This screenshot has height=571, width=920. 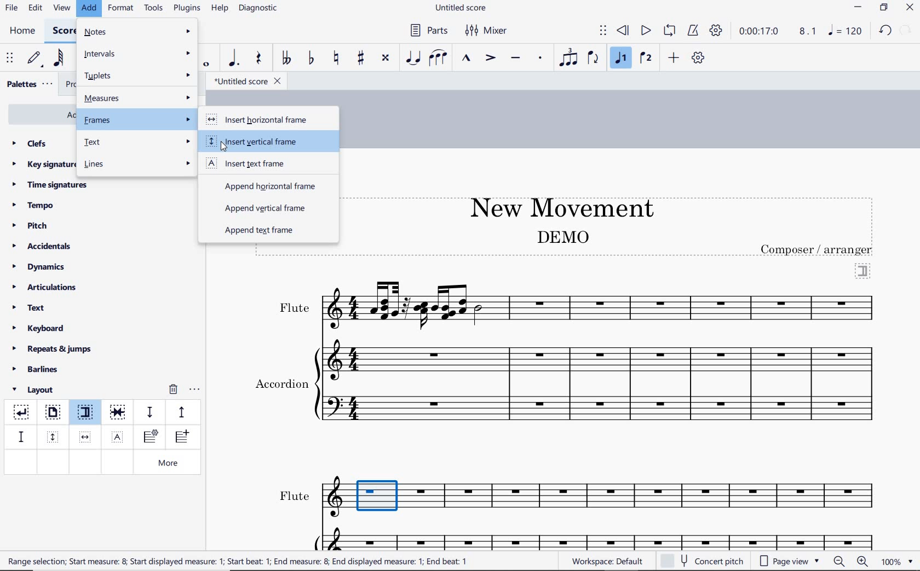 I want to click on staccato, so click(x=540, y=58).